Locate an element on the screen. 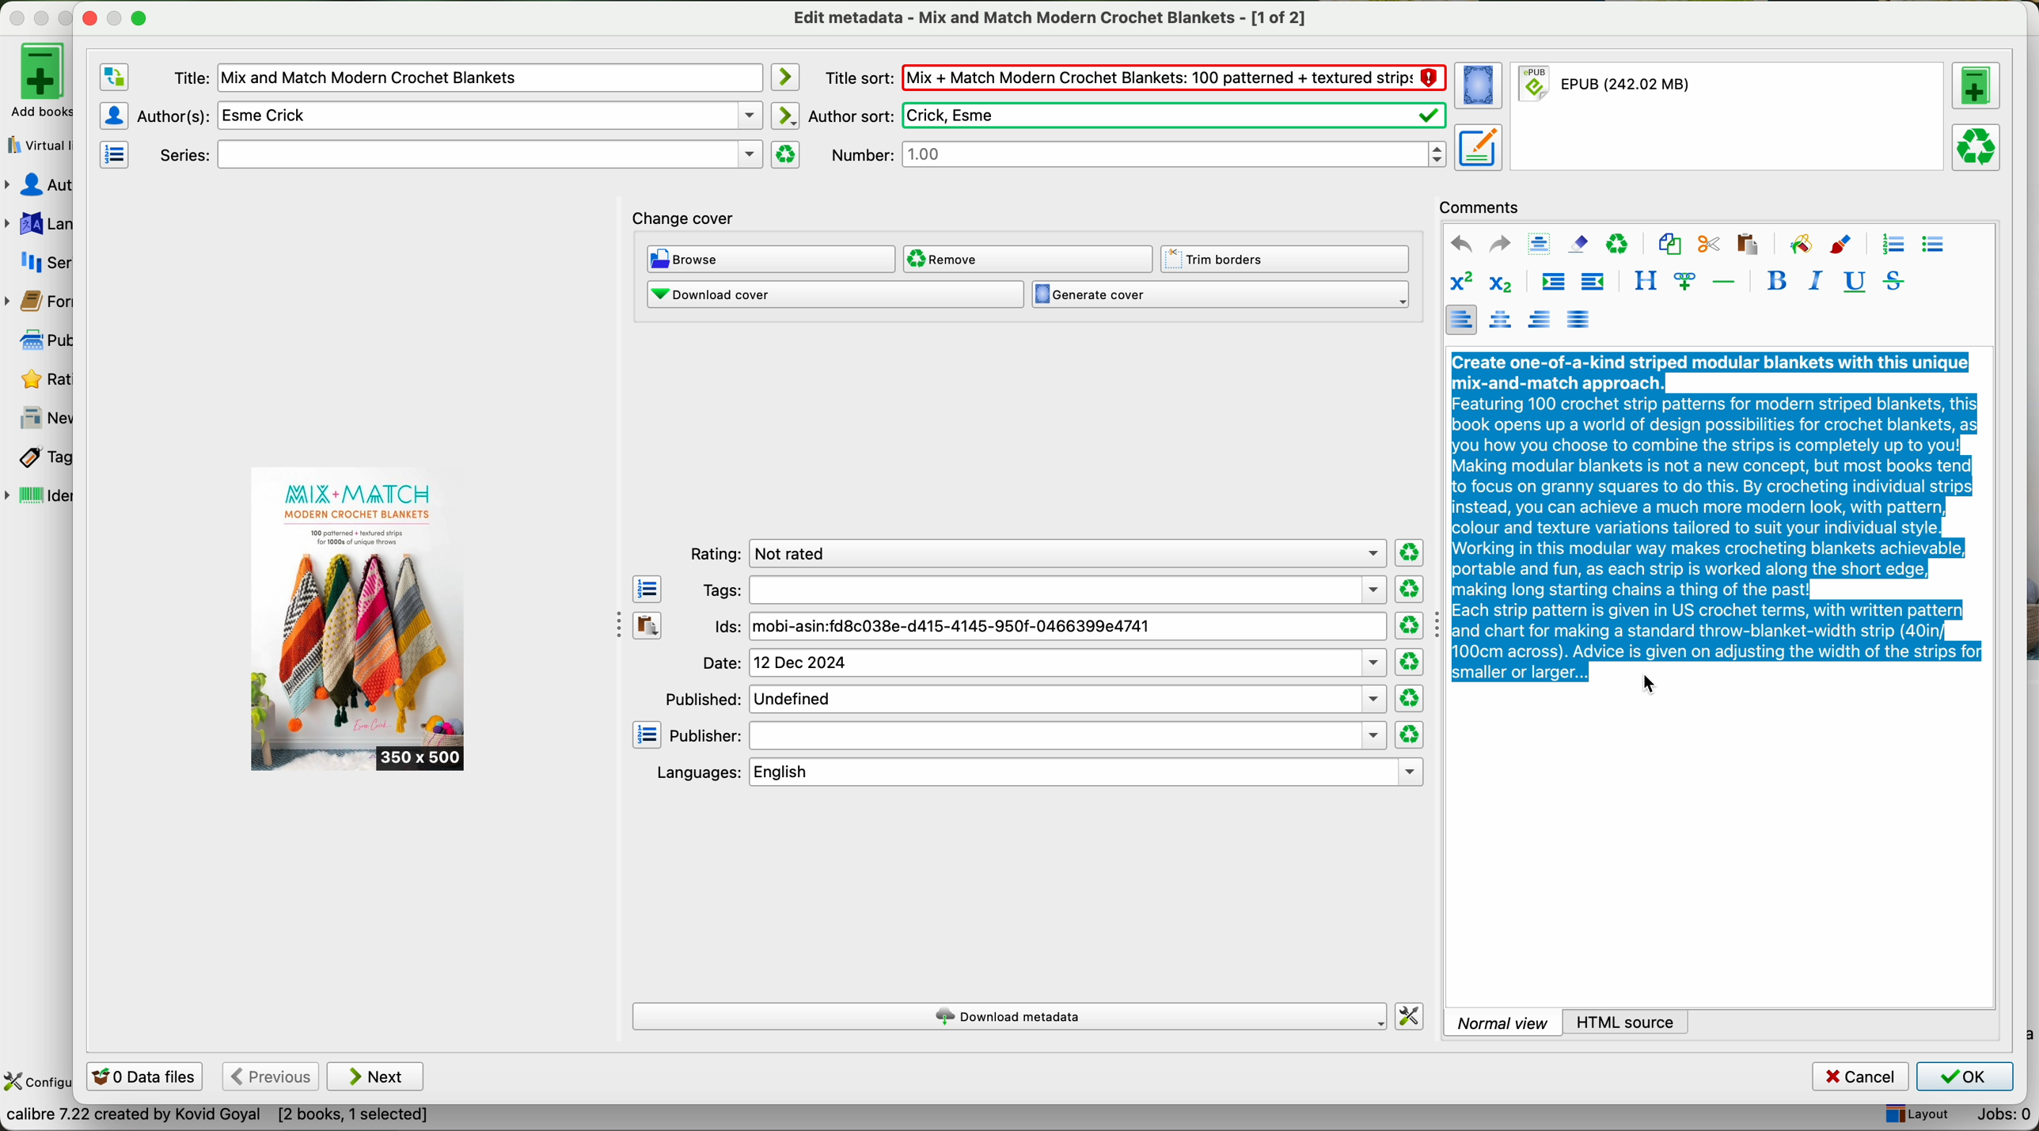 This screenshot has width=2039, height=1131. insert link or image is located at coordinates (1684, 281).